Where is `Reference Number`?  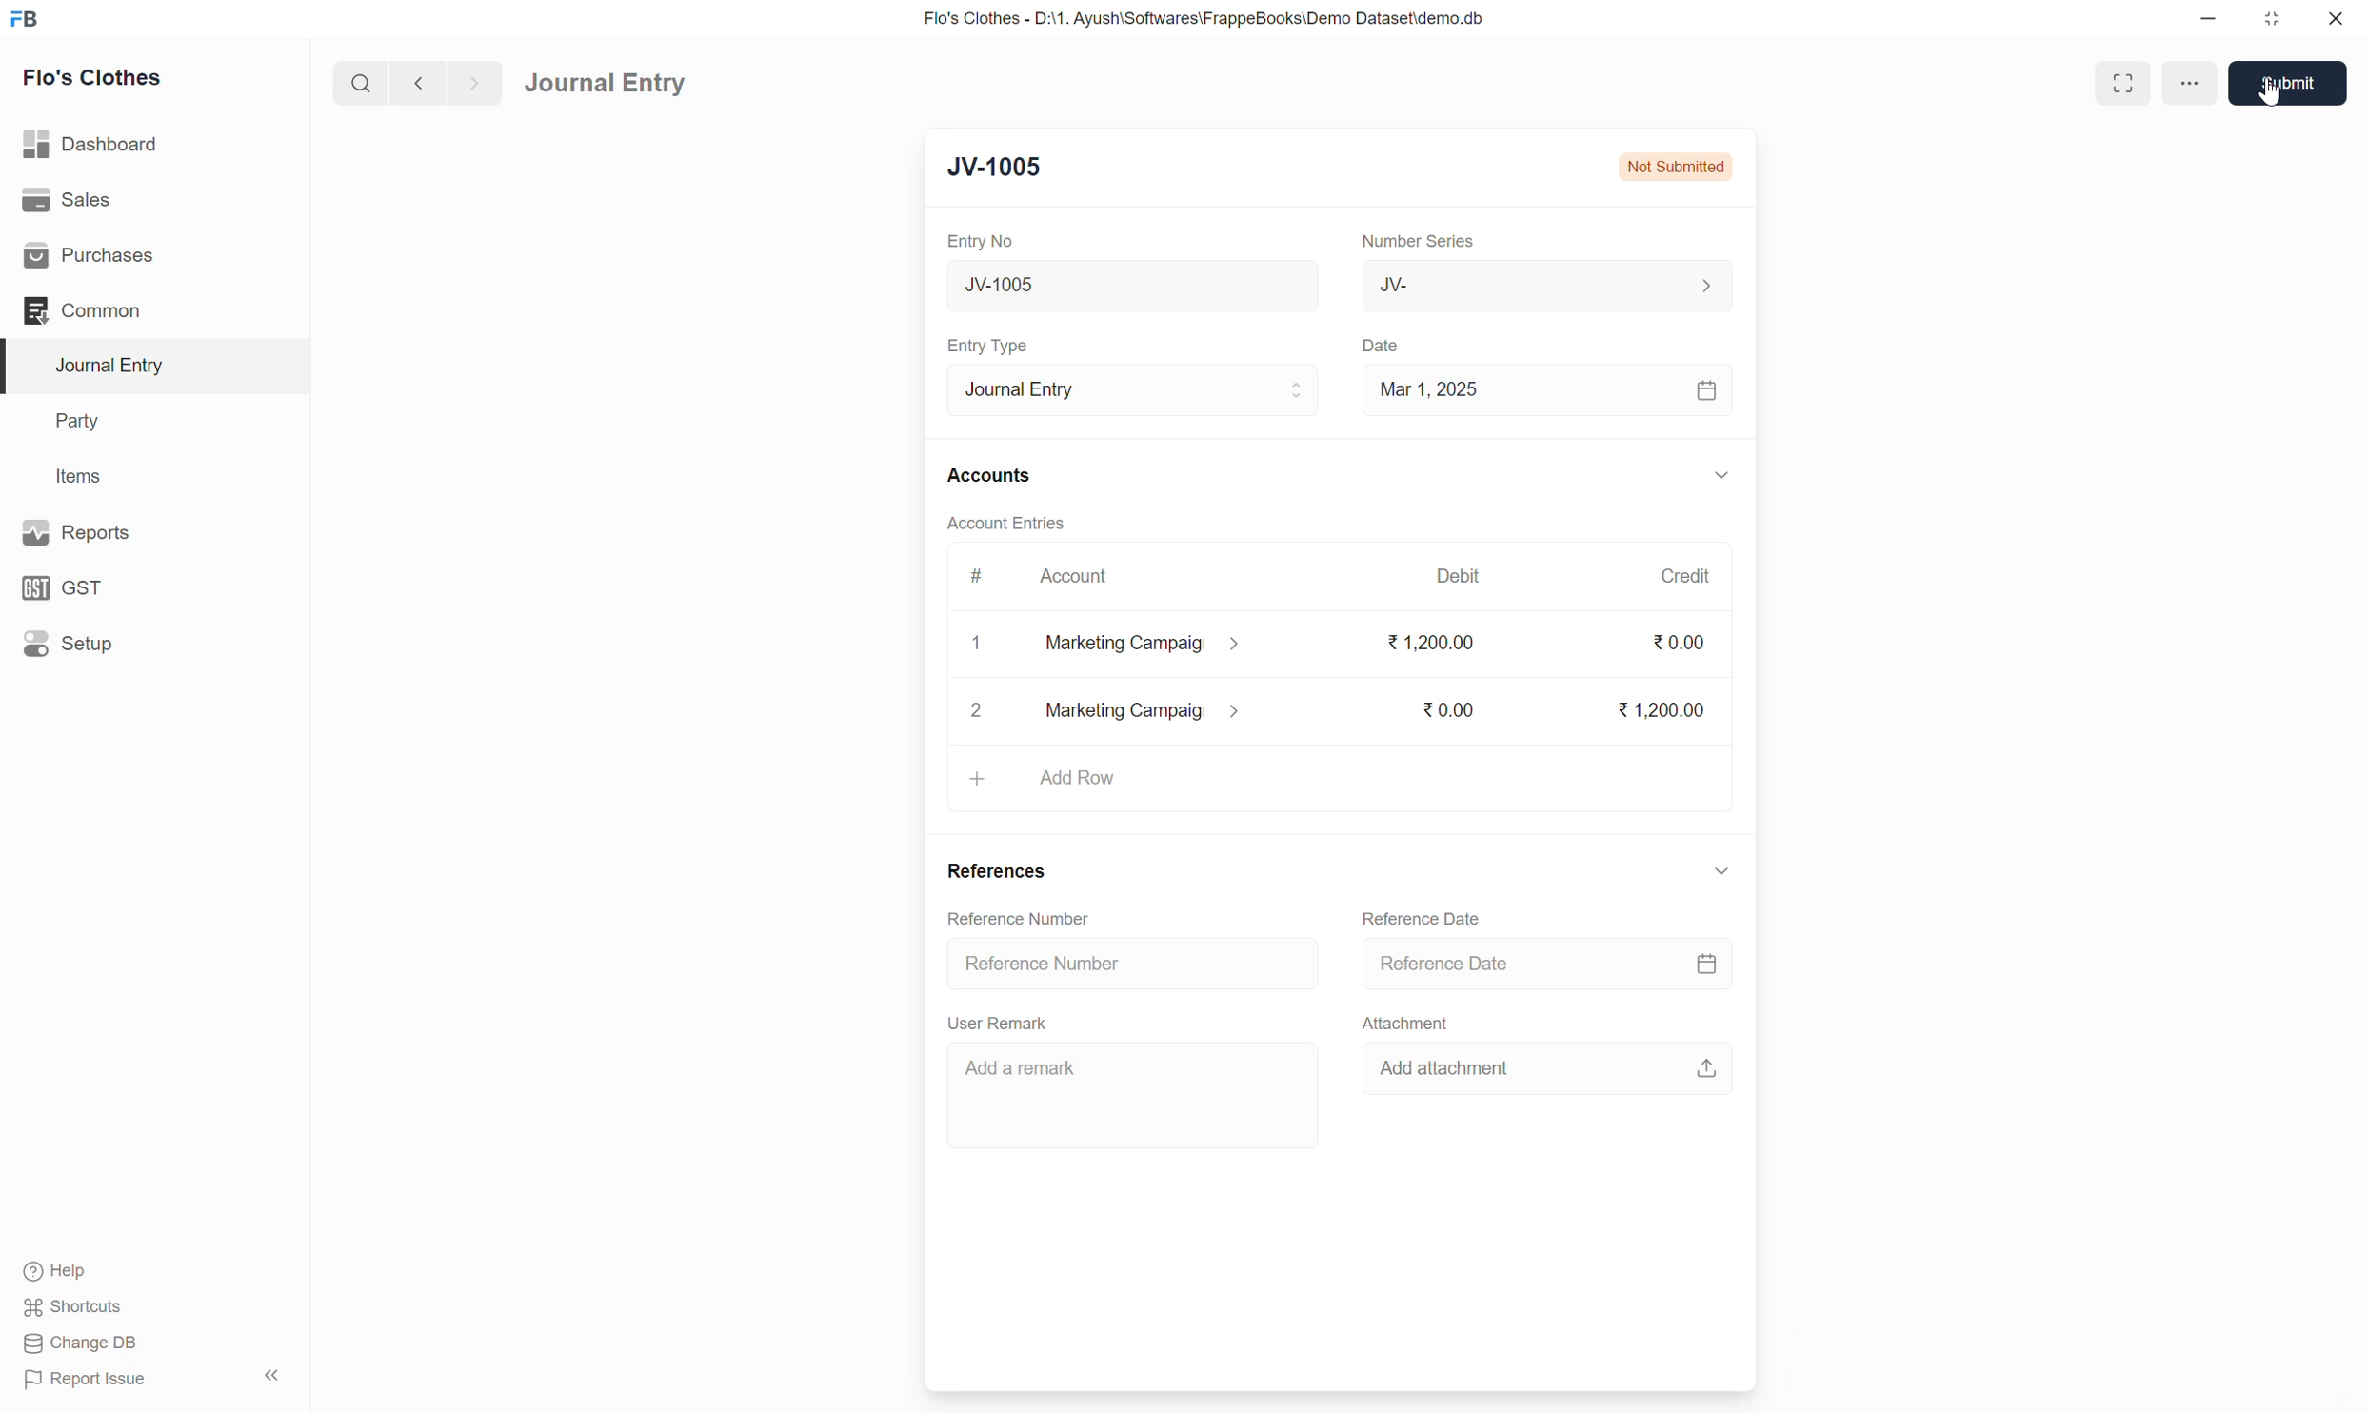 Reference Number is located at coordinates (1044, 965).